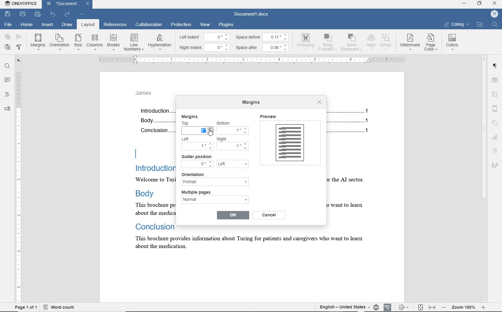 This screenshot has height=312, width=502. I want to click on size, so click(78, 42).